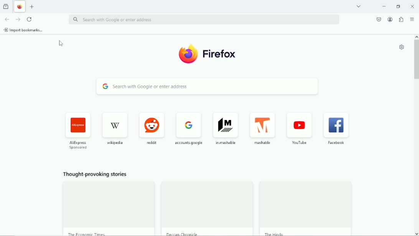 The height and width of the screenshot is (236, 419). What do you see at coordinates (20, 7) in the screenshot?
I see `pinned tab` at bounding box center [20, 7].